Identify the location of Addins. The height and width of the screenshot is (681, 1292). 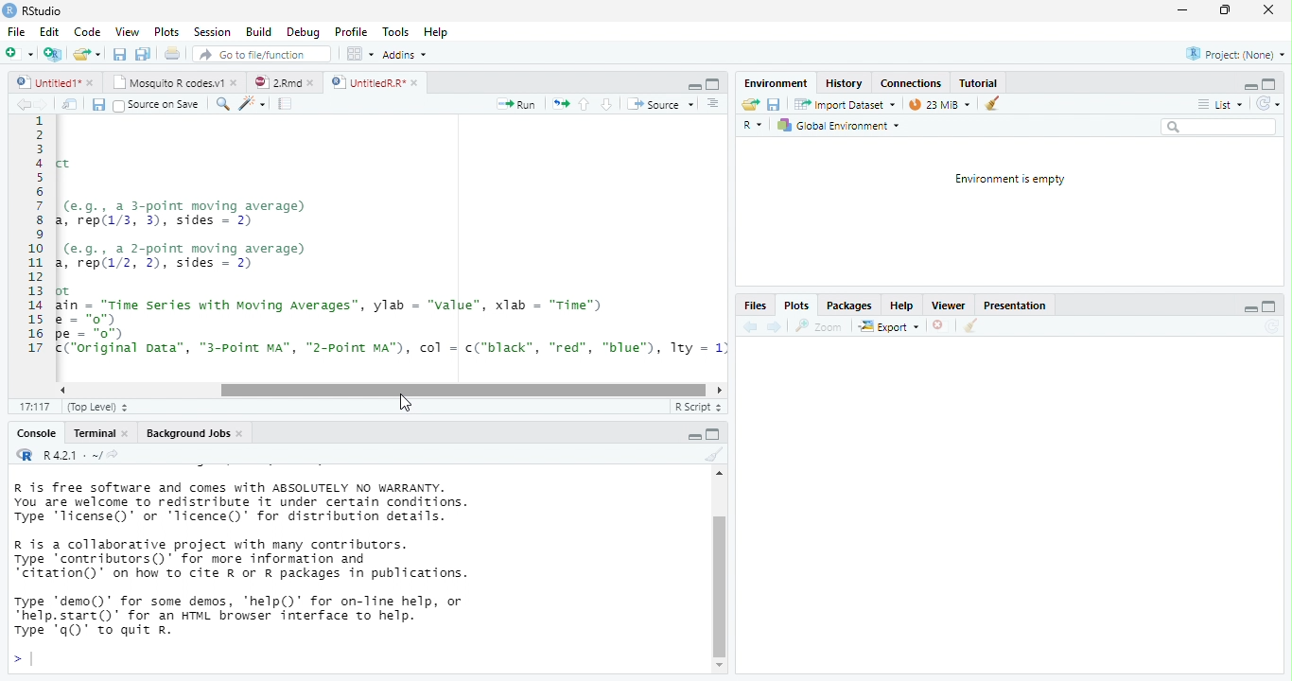
(405, 55).